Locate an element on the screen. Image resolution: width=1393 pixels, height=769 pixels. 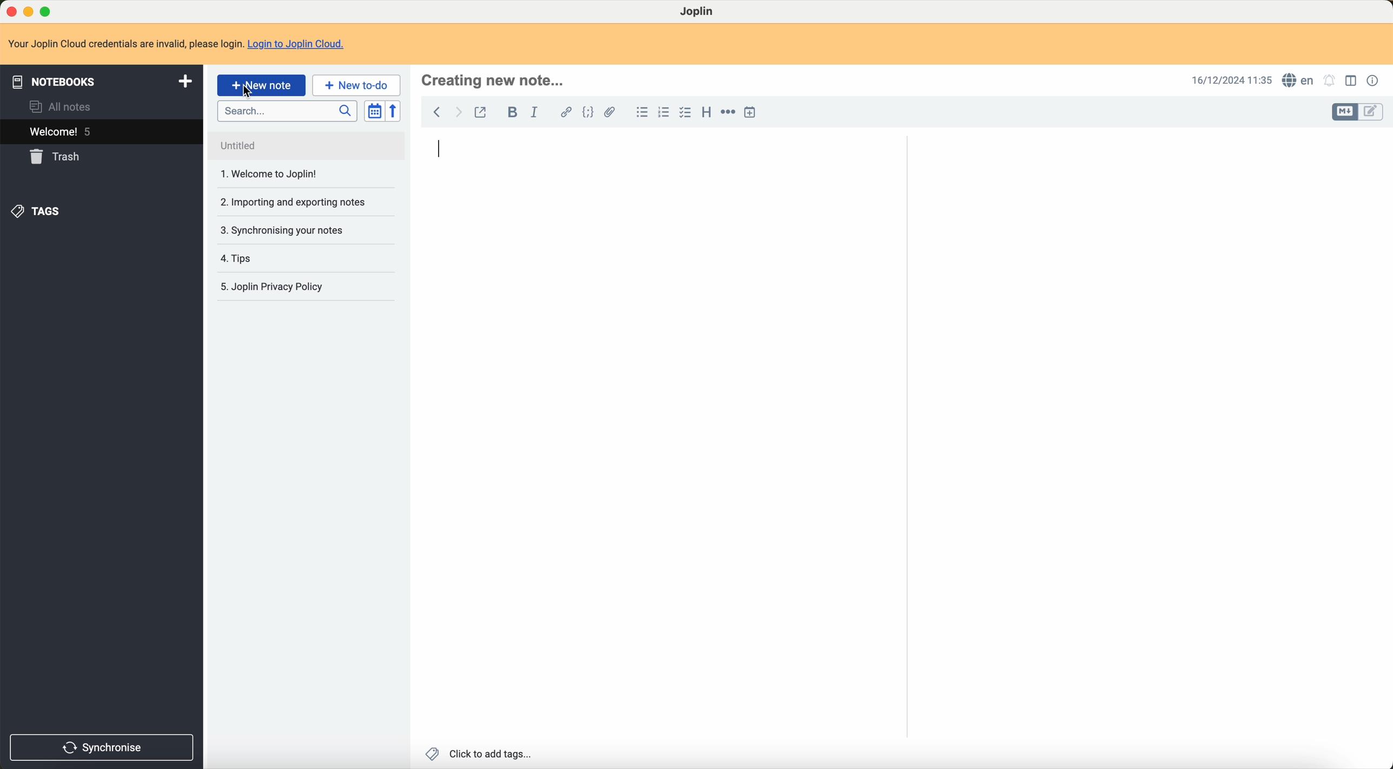
welcome is located at coordinates (63, 133).